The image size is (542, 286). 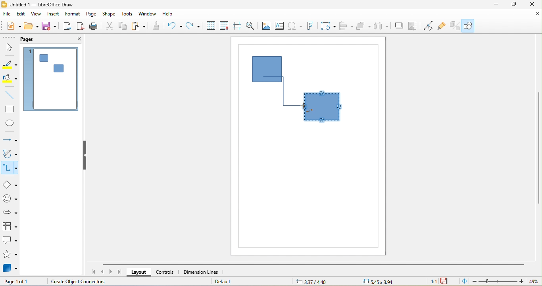 What do you see at coordinates (9, 46) in the screenshot?
I see `select` at bounding box center [9, 46].